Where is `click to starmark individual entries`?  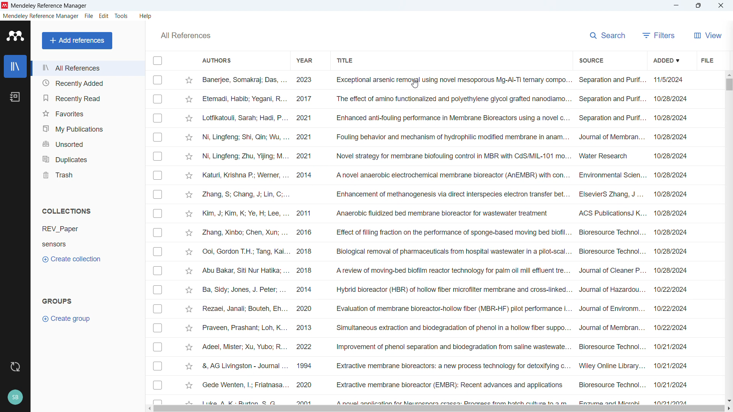 click to starmark individual entries is located at coordinates (189, 270).